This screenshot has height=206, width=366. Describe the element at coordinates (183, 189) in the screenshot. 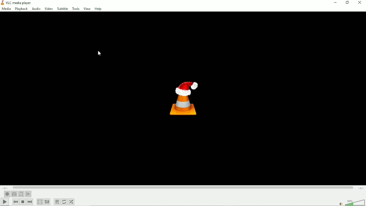

I see `Play duration` at that location.